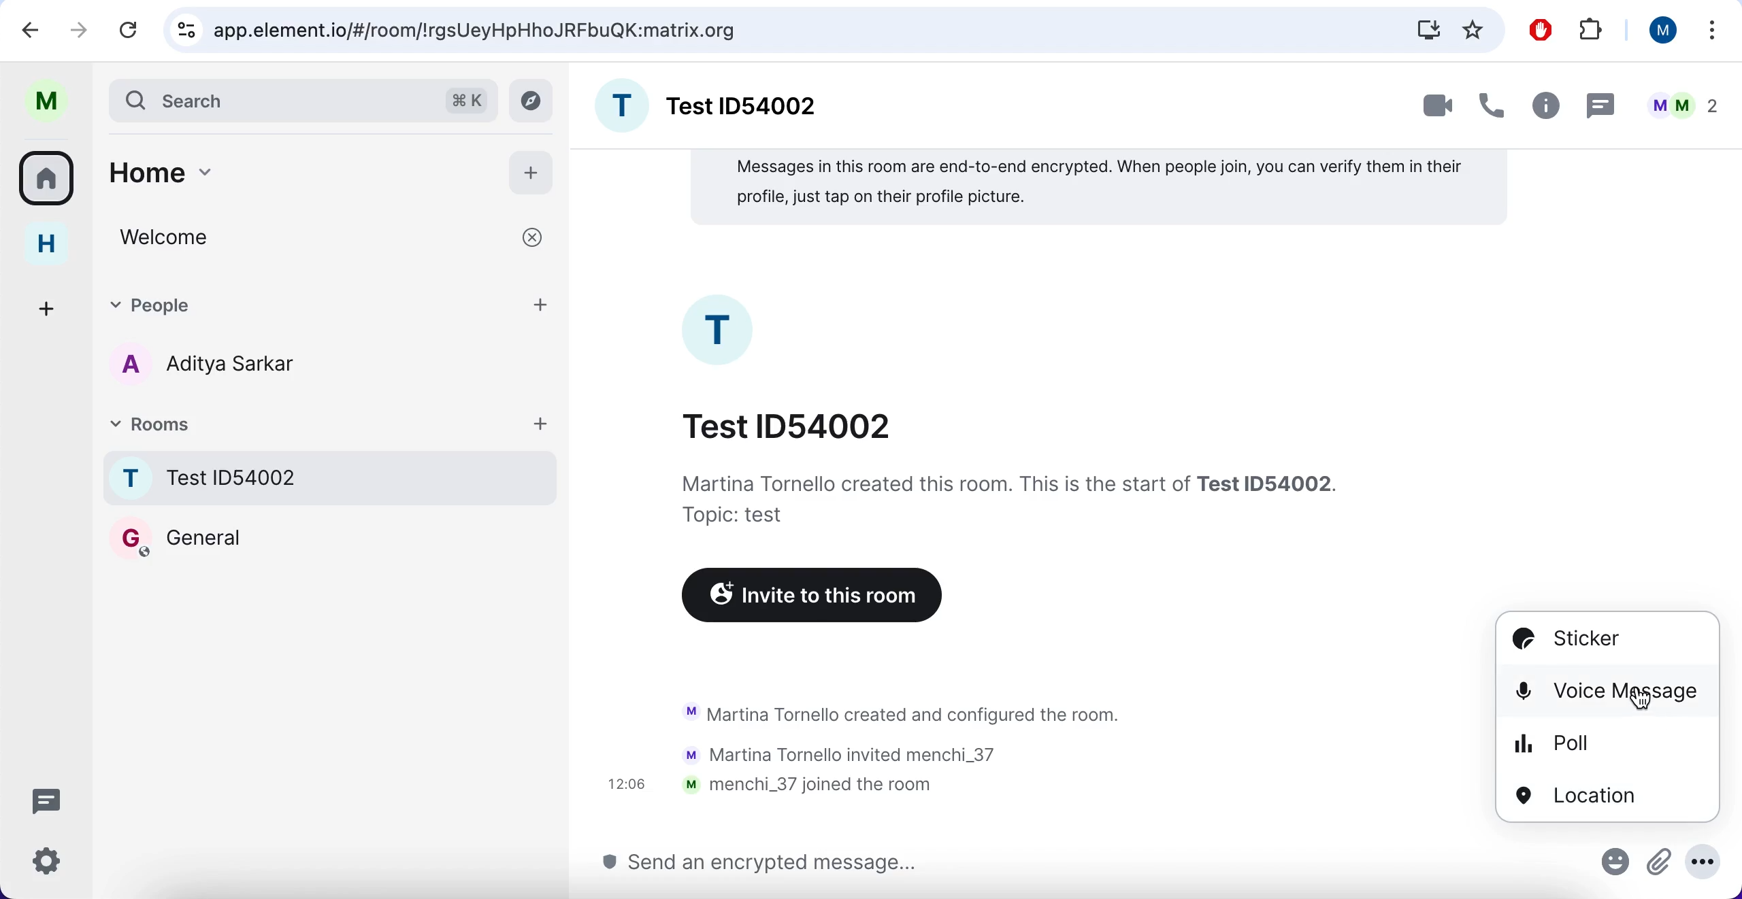 This screenshot has height=899, width=1742. What do you see at coordinates (1609, 866) in the screenshot?
I see `emoji` at bounding box center [1609, 866].